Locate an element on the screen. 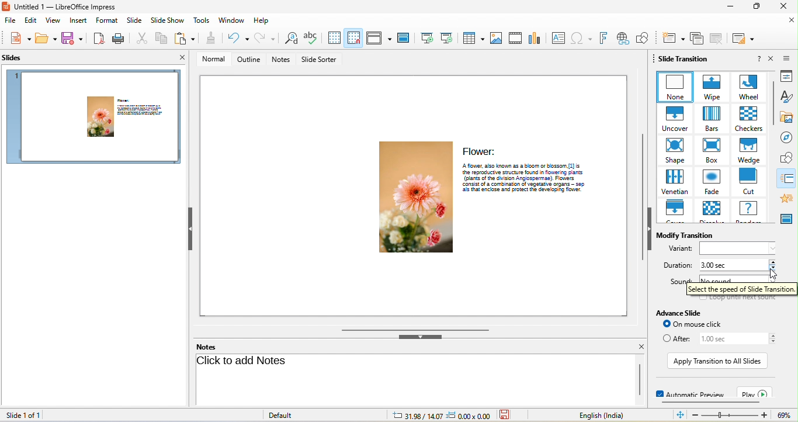  flower is located at coordinates (479, 150).